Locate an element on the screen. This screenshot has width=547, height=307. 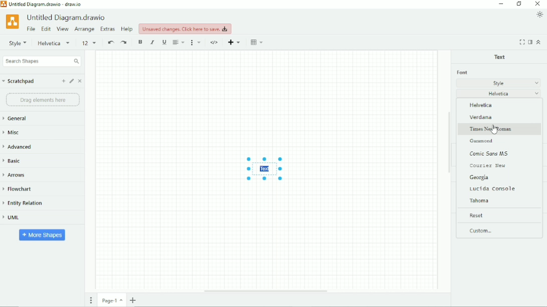
Fullscreen is located at coordinates (522, 42).